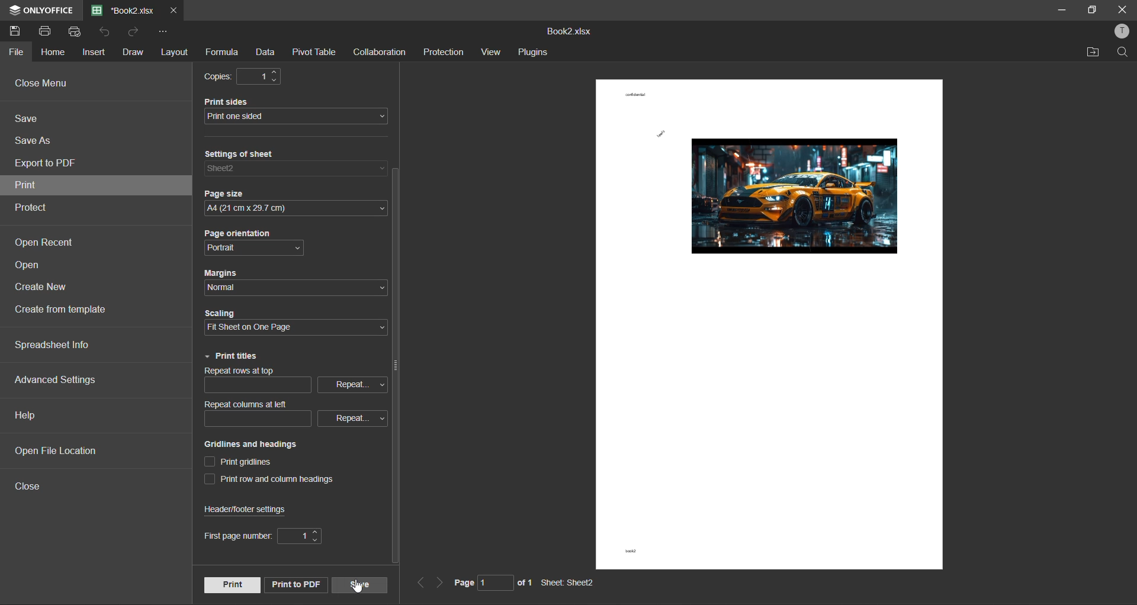 This screenshot has height=605, width=1137. I want to click on spreadsheet info, so click(53, 344).